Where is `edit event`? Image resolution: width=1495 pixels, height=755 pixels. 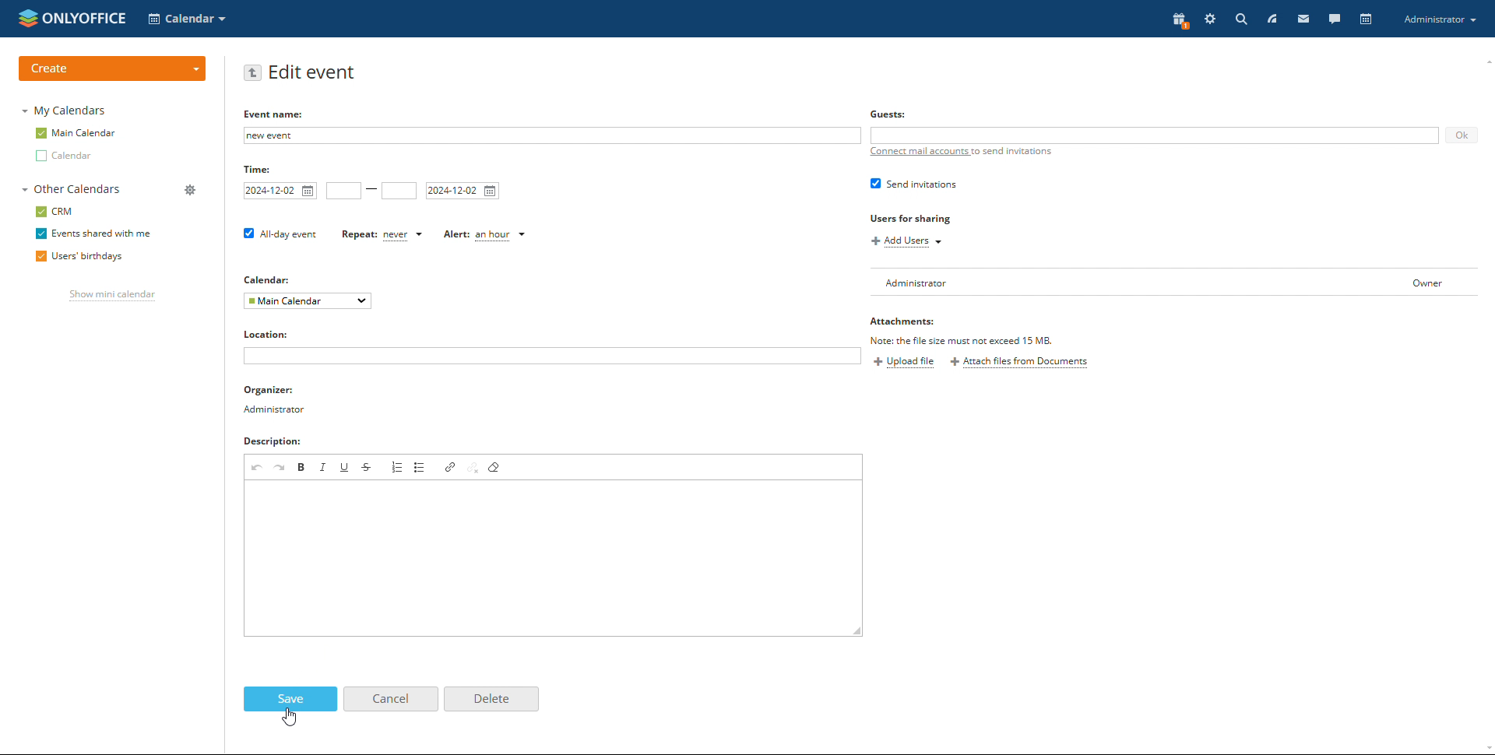 edit event is located at coordinates (312, 73).